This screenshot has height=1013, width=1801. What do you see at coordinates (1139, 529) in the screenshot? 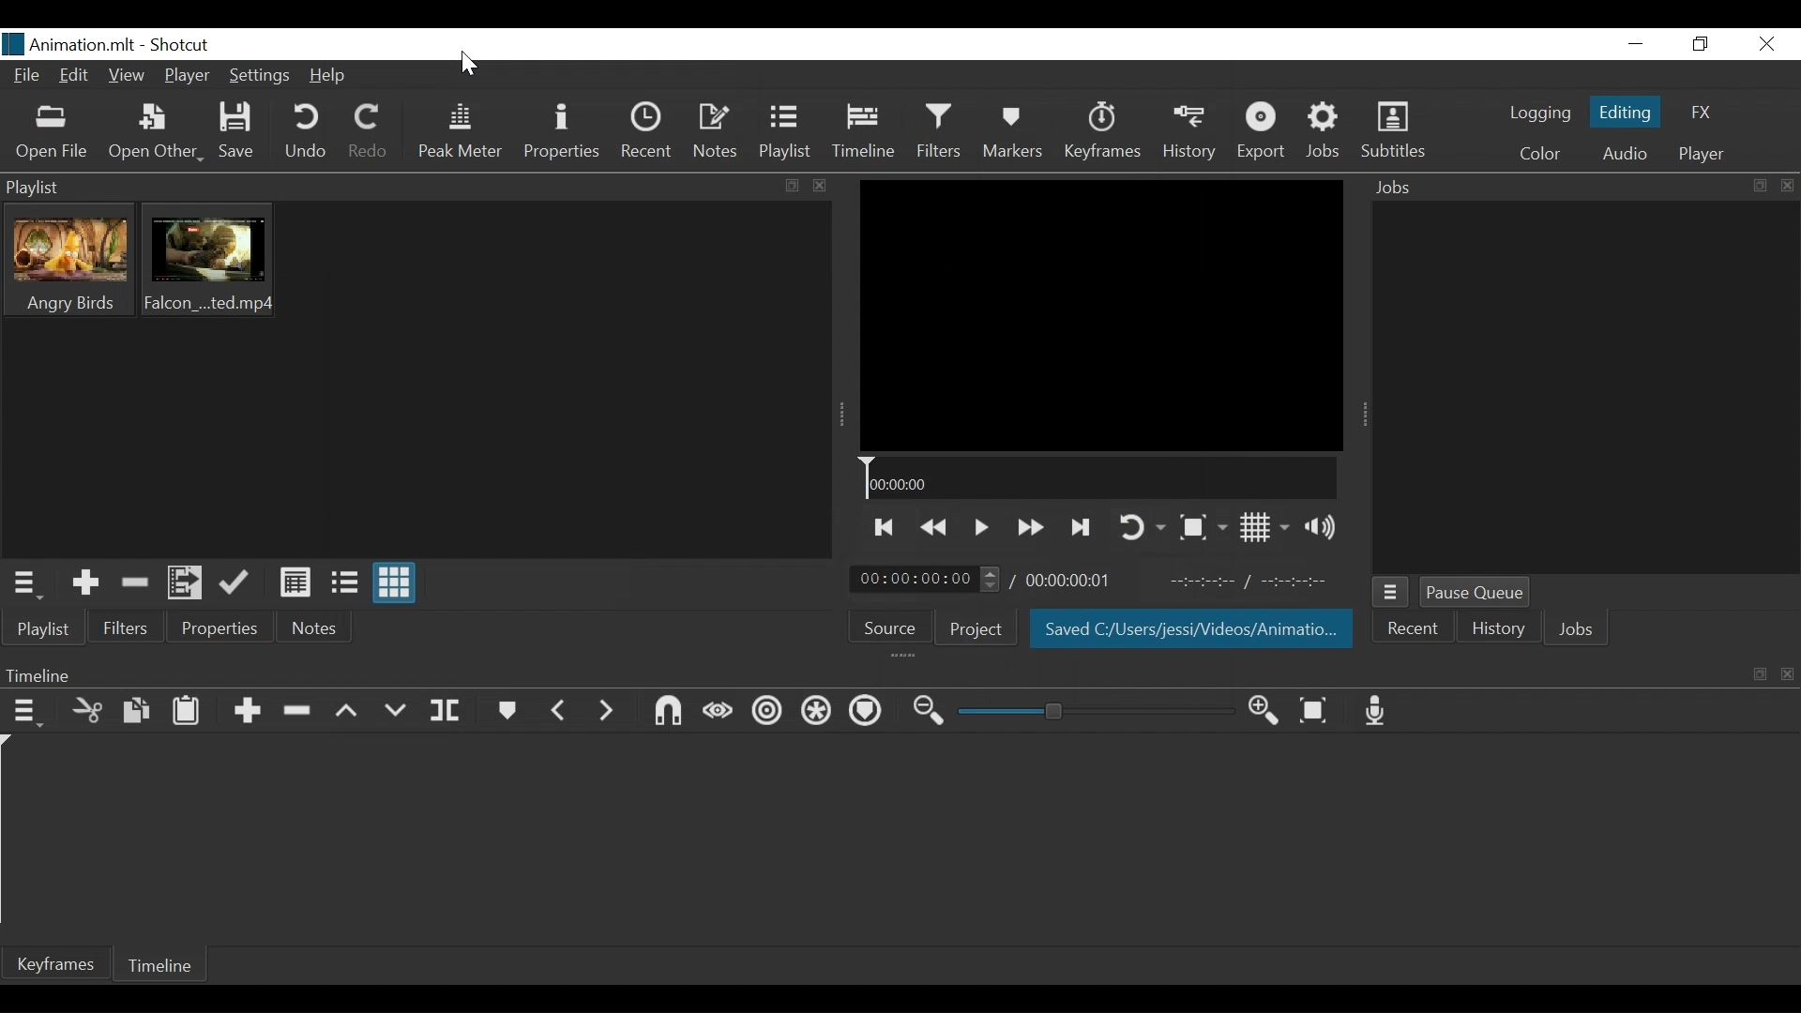
I see `Toggle player looping` at bounding box center [1139, 529].